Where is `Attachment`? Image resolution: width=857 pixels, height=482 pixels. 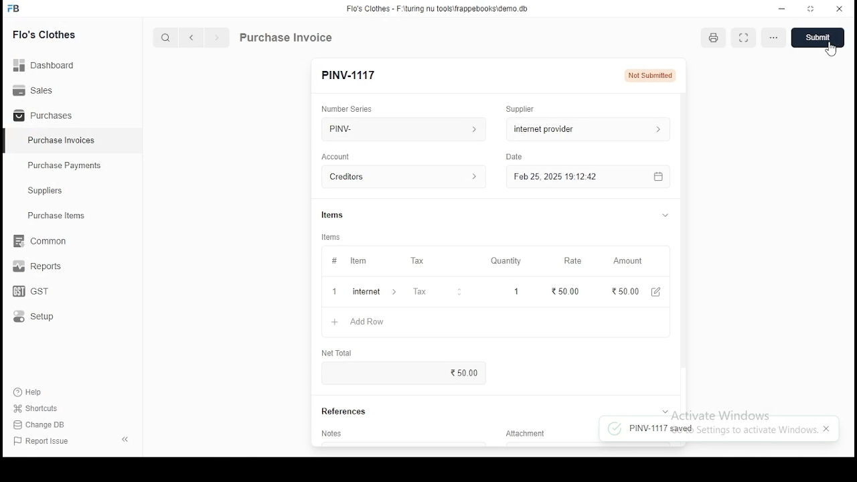
Attachment is located at coordinates (528, 436).